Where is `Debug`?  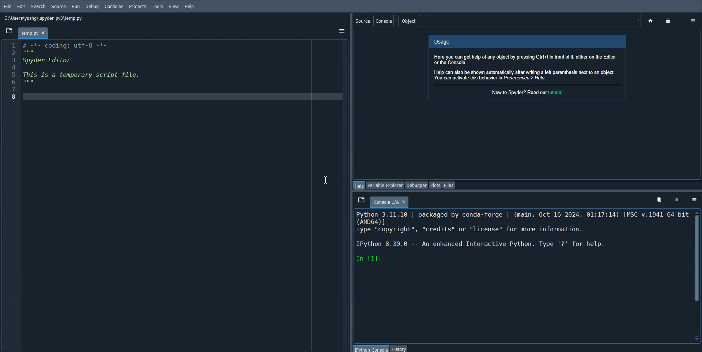
Debug is located at coordinates (92, 7).